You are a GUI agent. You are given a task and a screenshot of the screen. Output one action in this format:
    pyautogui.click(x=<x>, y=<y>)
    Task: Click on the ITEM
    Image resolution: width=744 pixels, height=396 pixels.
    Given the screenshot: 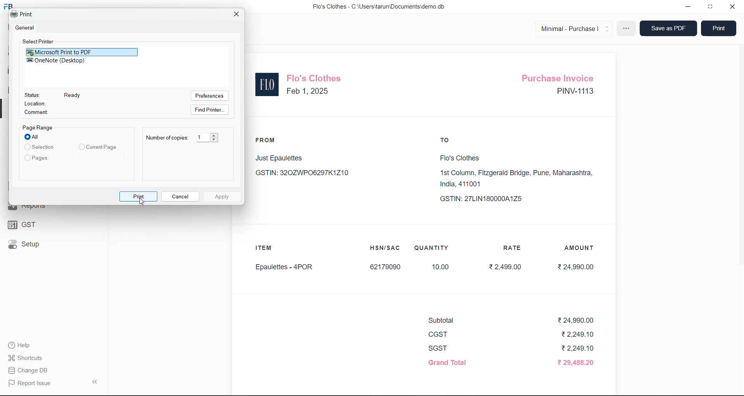 What is the action you would take?
    pyautogui.click(x=267, y=250)
    